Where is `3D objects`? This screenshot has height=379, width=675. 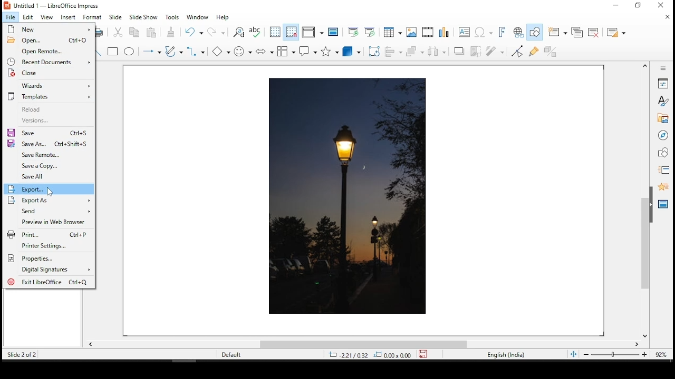 3D objects is located at coordinates (351, 52).